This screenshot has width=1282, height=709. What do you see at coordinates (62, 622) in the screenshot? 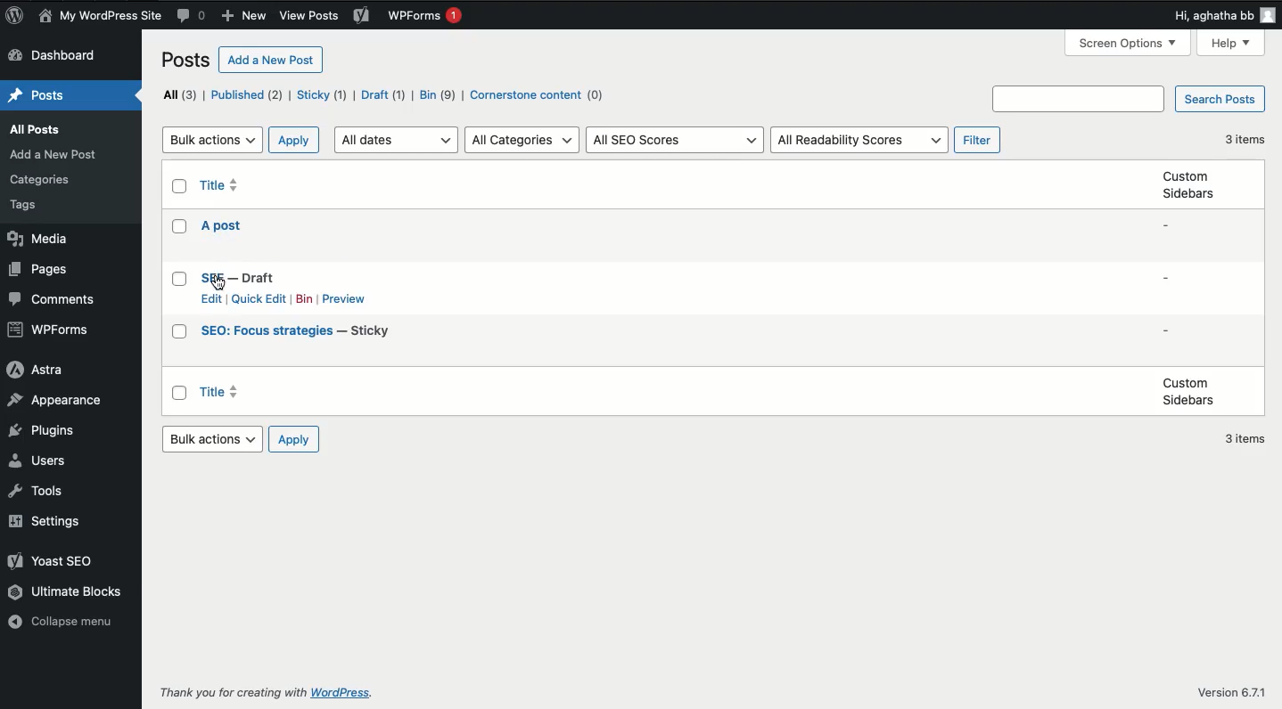
I see `Collapse menu` at bounding box center [62, 622].